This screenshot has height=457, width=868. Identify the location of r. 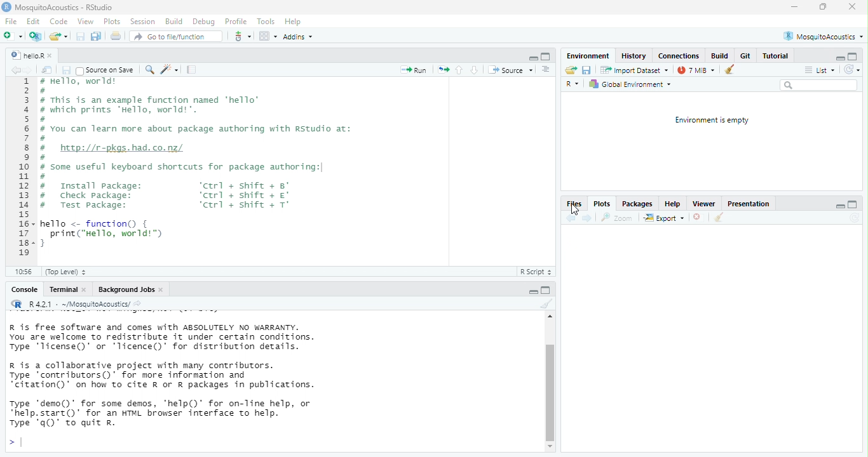
(575, 85).